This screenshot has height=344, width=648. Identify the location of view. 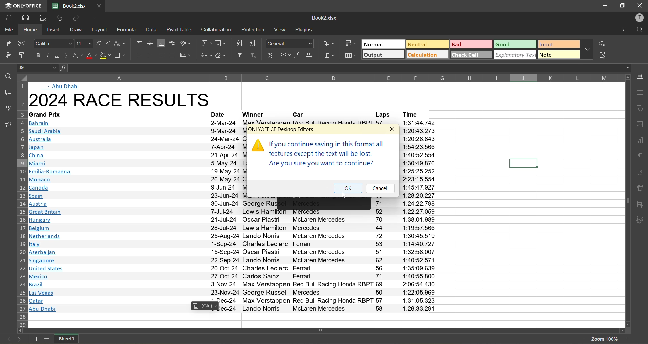
(280, 30).